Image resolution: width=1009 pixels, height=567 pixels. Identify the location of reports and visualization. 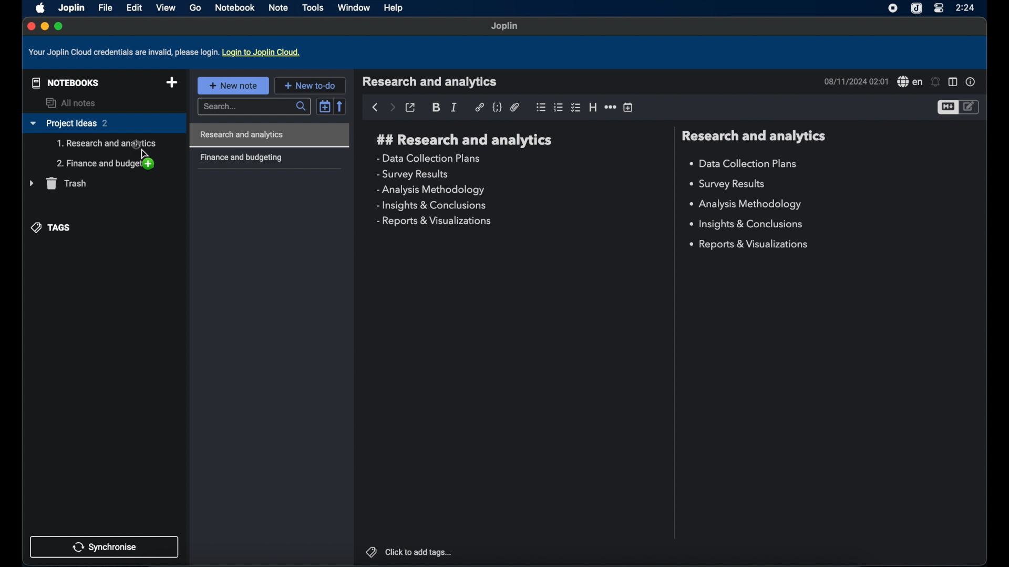
(750, 245).